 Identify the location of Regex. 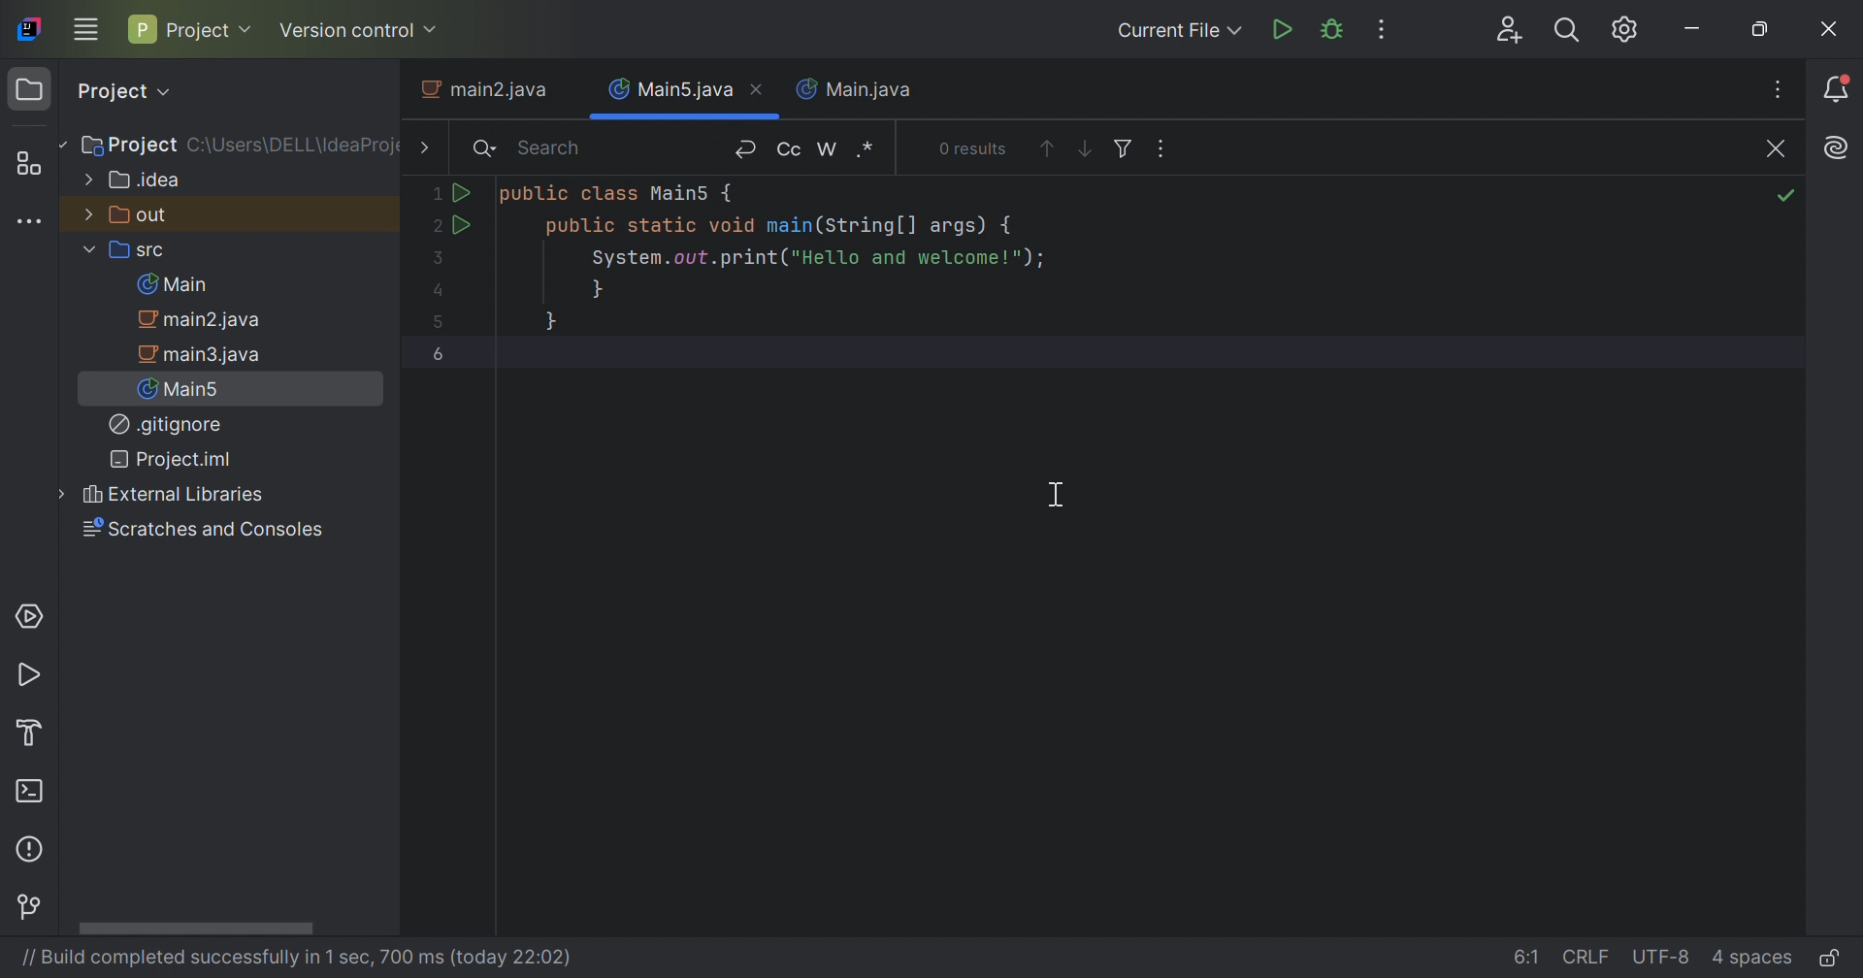
(868, 147).